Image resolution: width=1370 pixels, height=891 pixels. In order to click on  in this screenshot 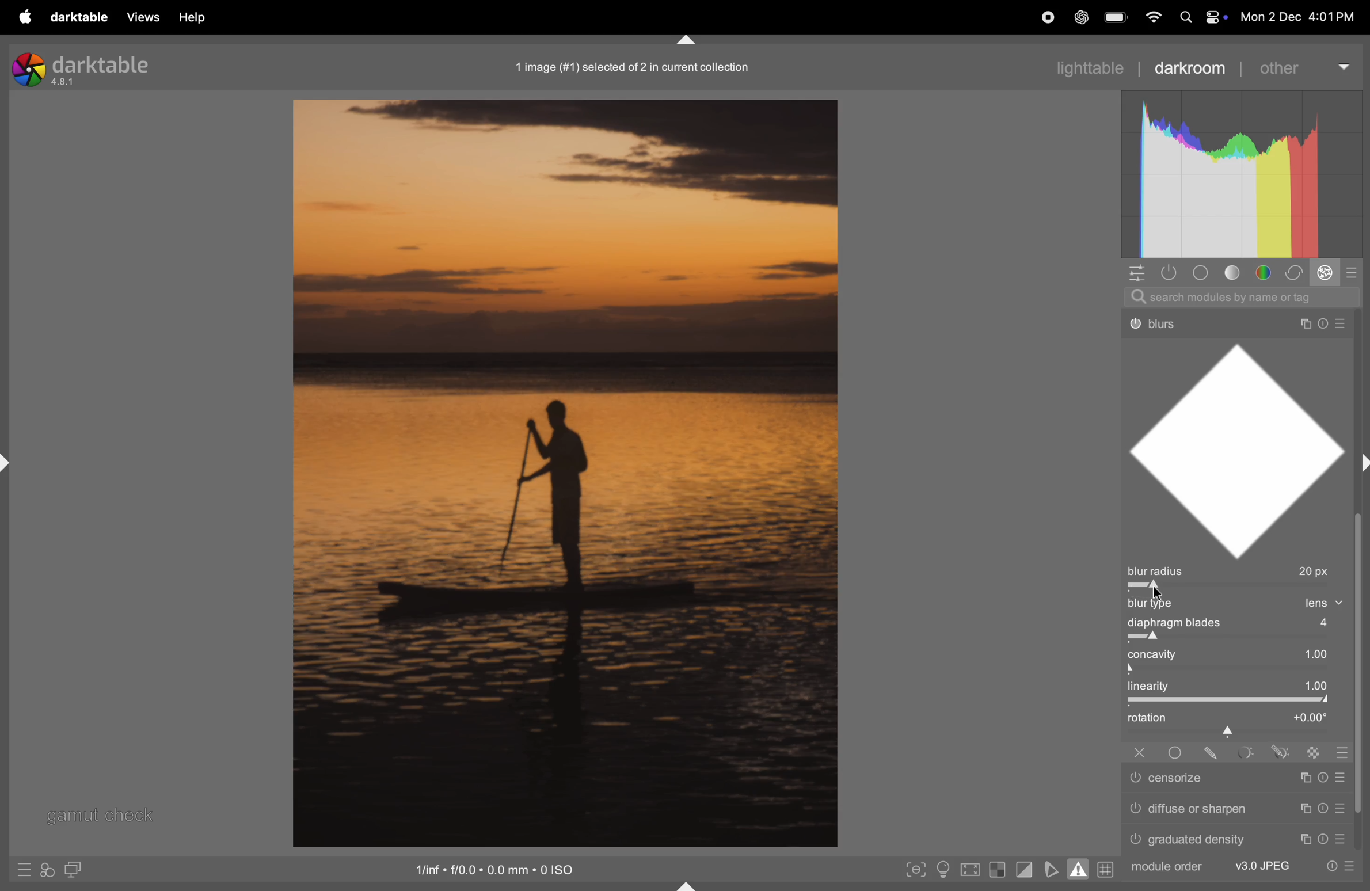, I will do `click(1243, 867)`.